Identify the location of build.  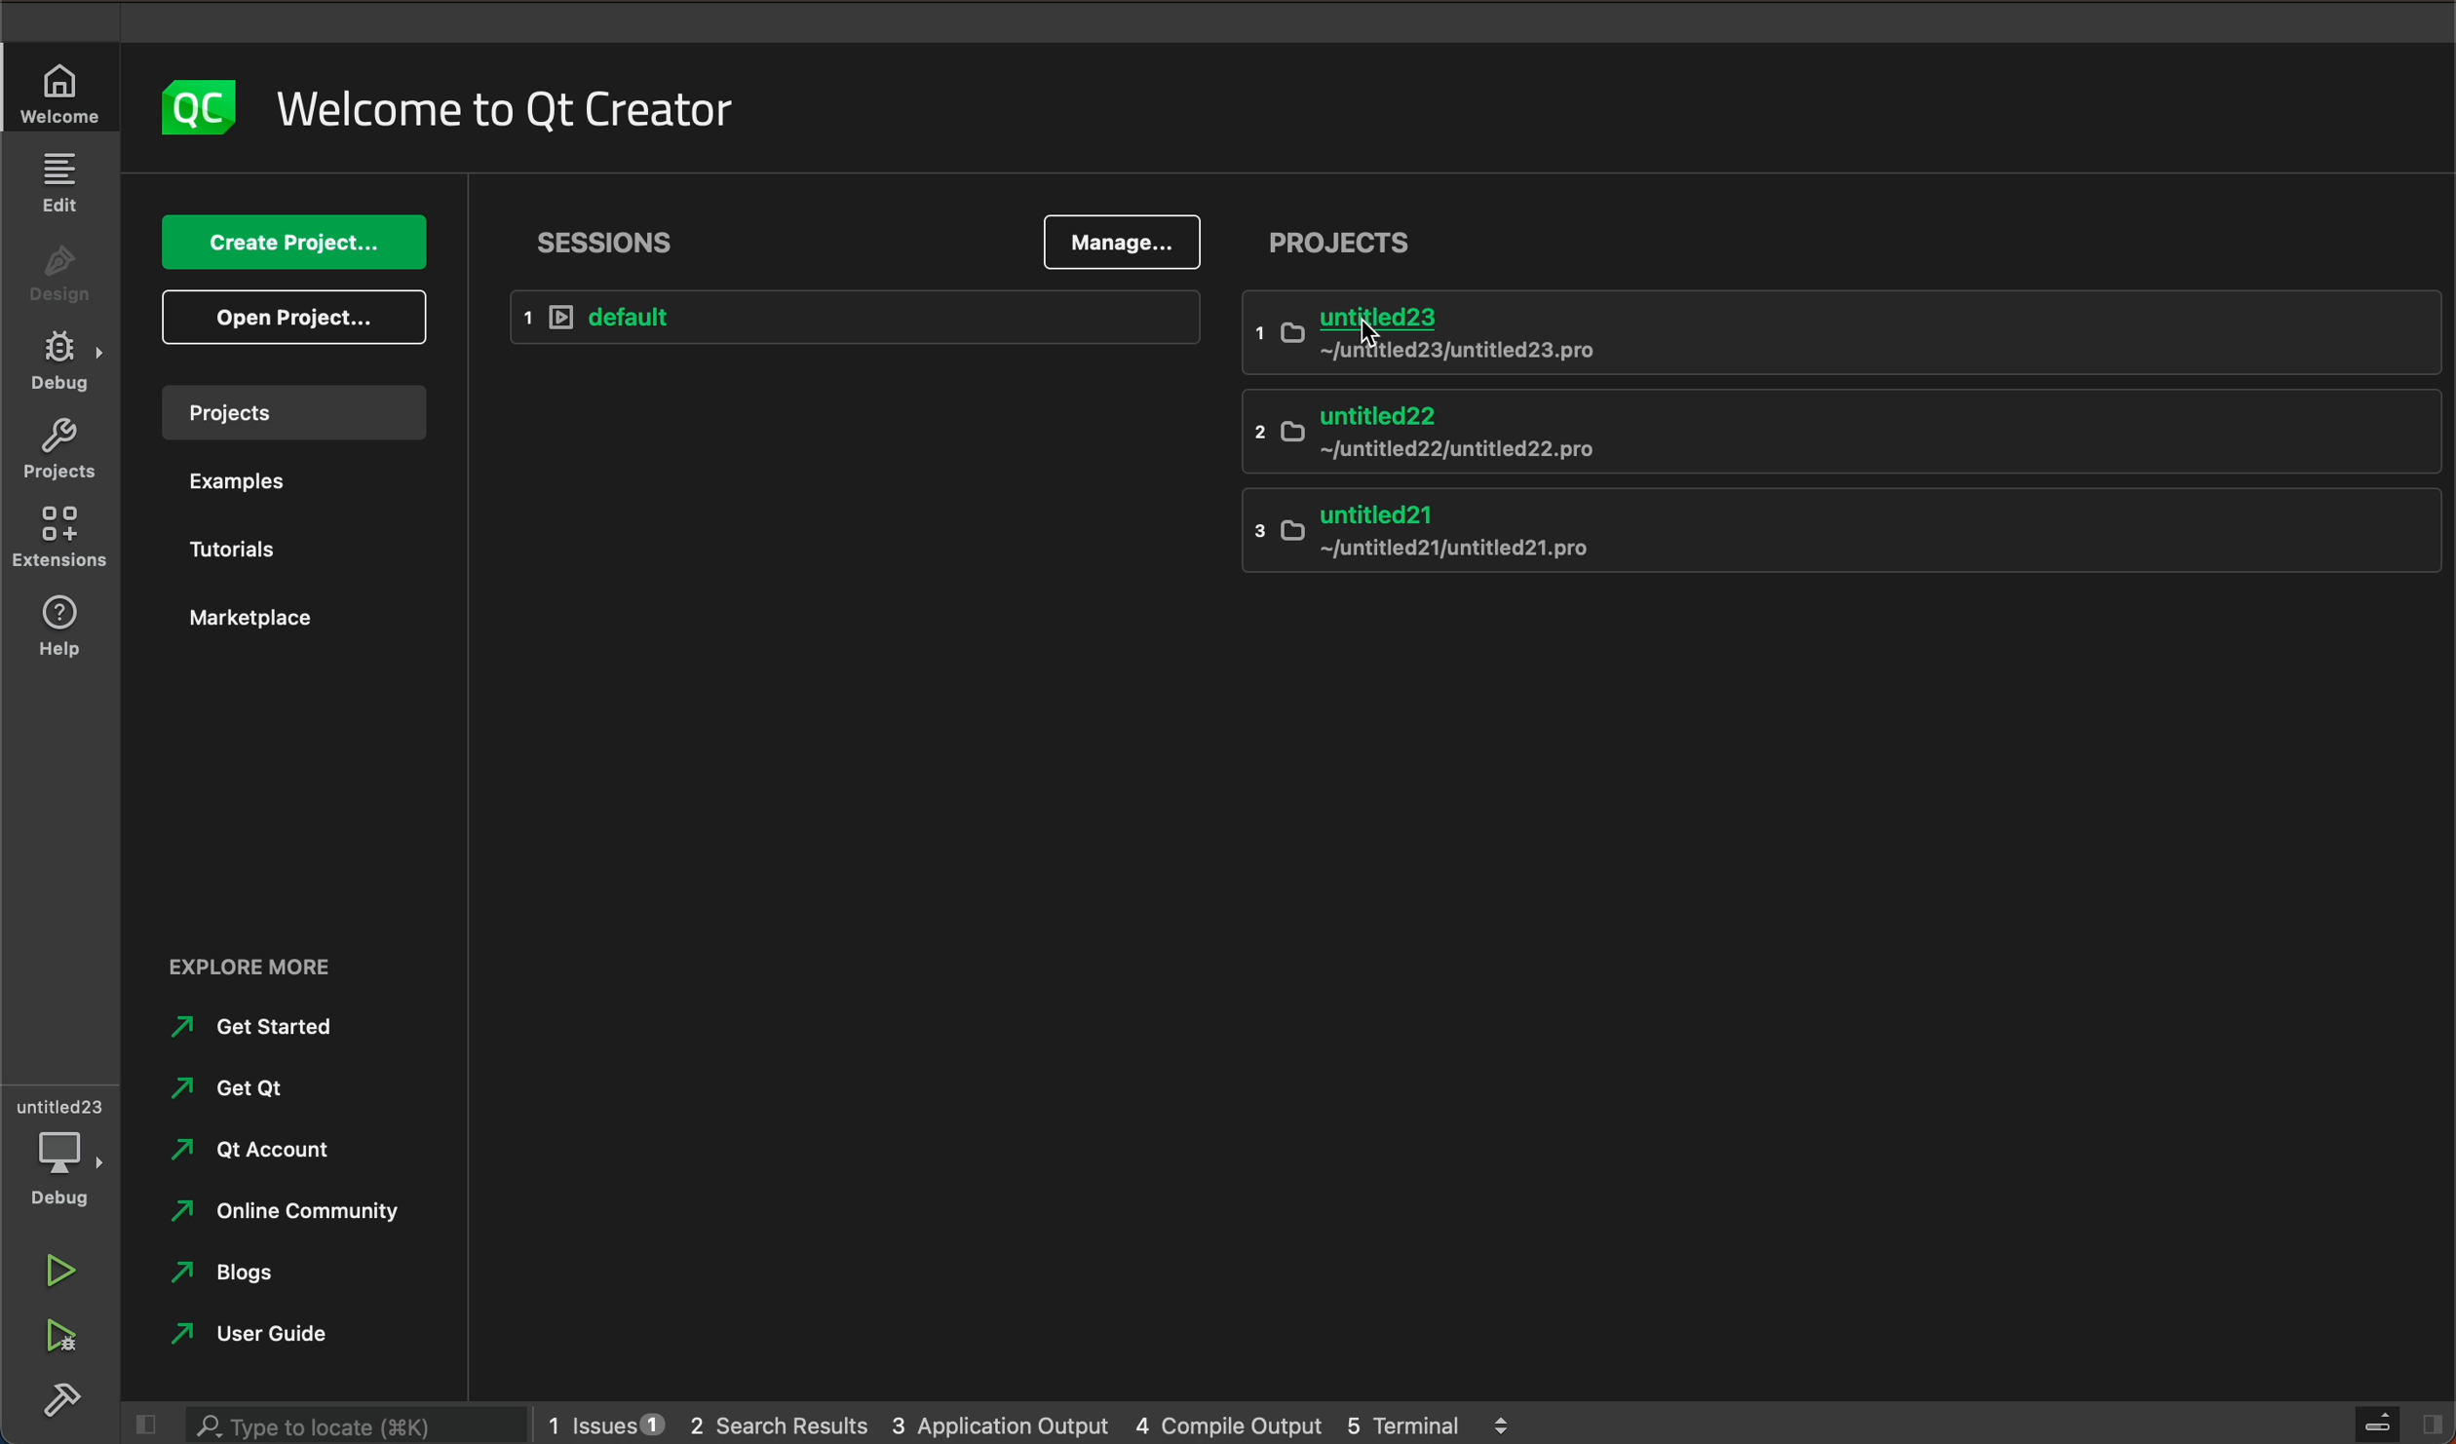
(58, 1397).